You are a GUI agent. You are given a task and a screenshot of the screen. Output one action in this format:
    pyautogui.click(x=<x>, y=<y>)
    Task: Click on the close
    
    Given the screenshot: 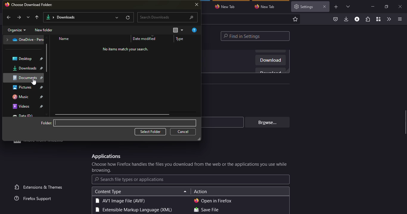 What is the action you would take?
    pyautogui.click(x=197, y=5)
    